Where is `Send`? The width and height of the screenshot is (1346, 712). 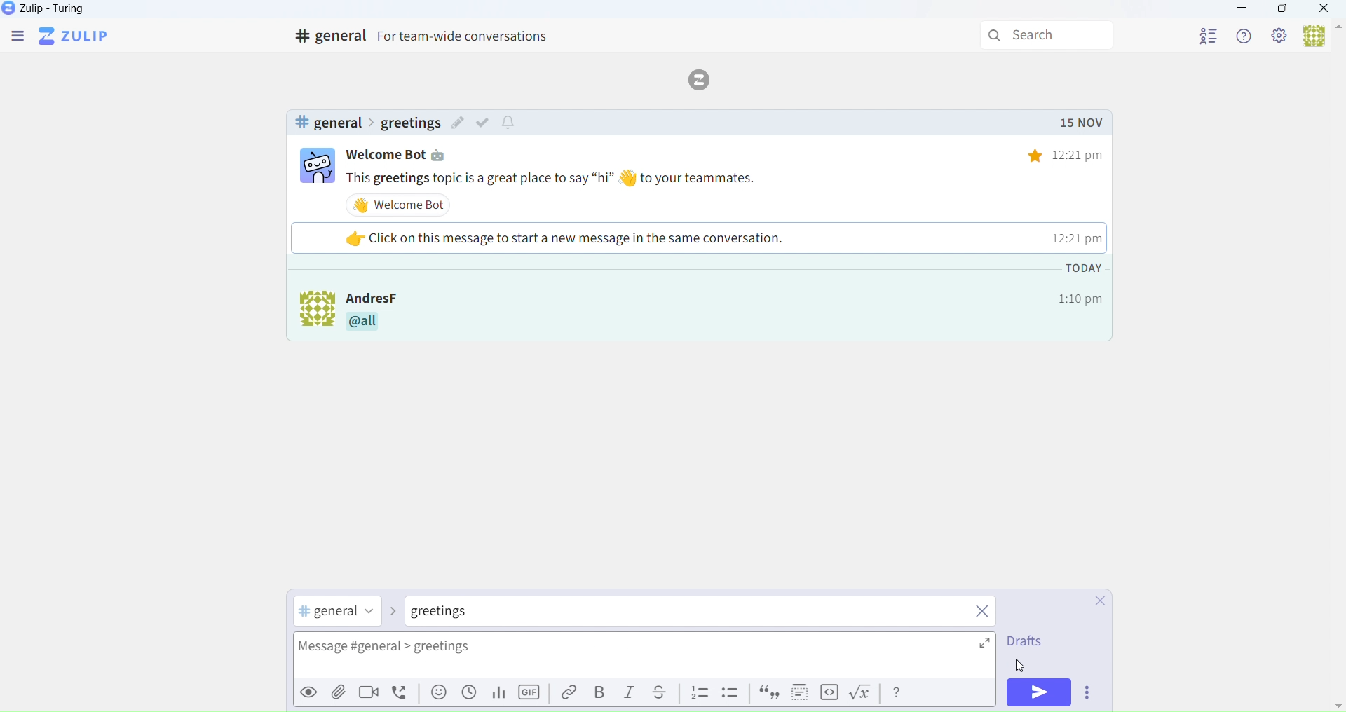 Send is located at coordinates (1040, 692).